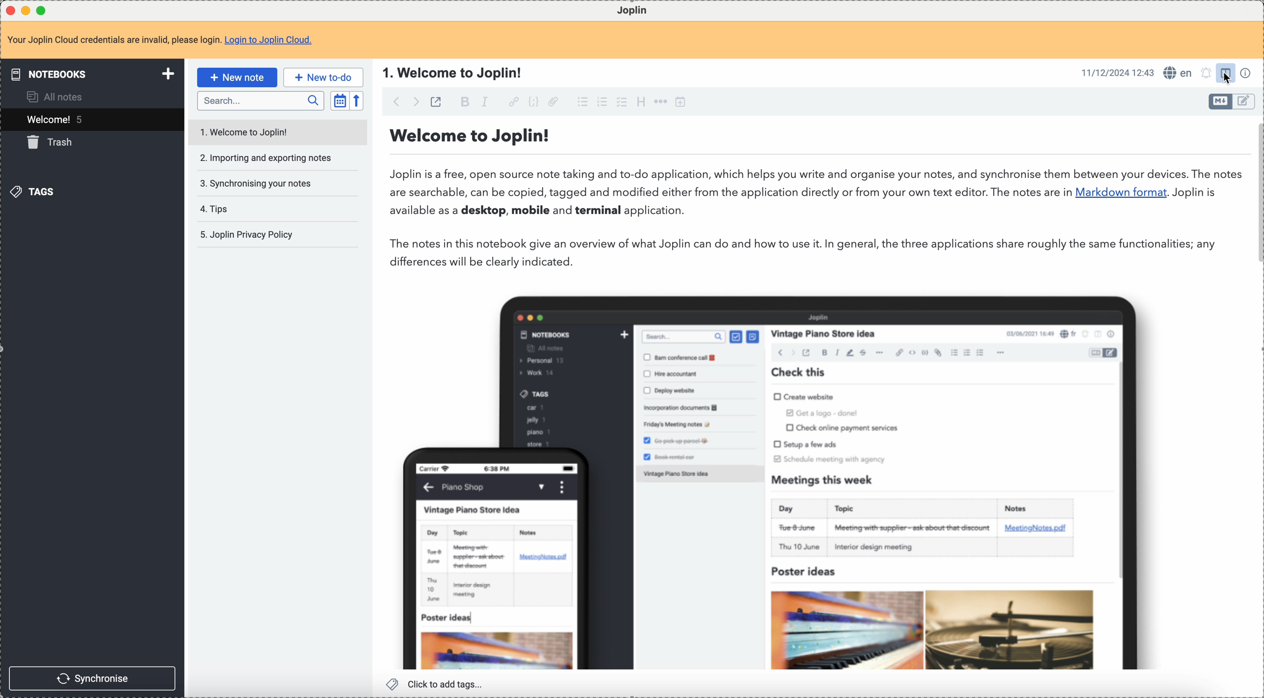 Image resolution: width=1264 pixels, height=698 pixels. Describe the element at coordinates (9, 9) in the screenshot. I see `close program` at that location.